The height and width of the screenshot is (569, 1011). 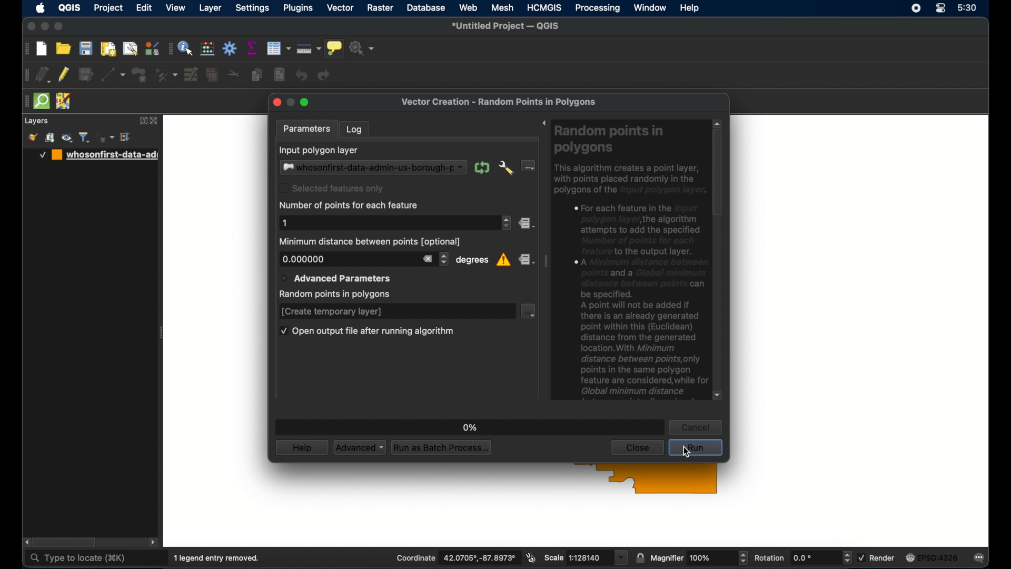 I want to click on new project, so click(x=42, y=48).